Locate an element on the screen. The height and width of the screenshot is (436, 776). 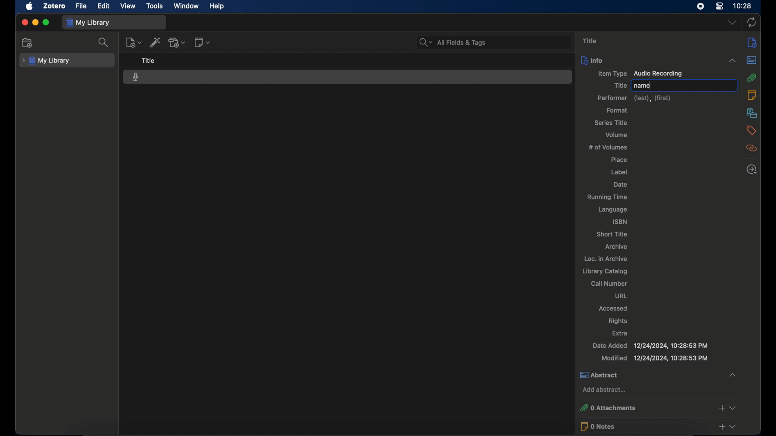
language is located at coordinates (614, 210).